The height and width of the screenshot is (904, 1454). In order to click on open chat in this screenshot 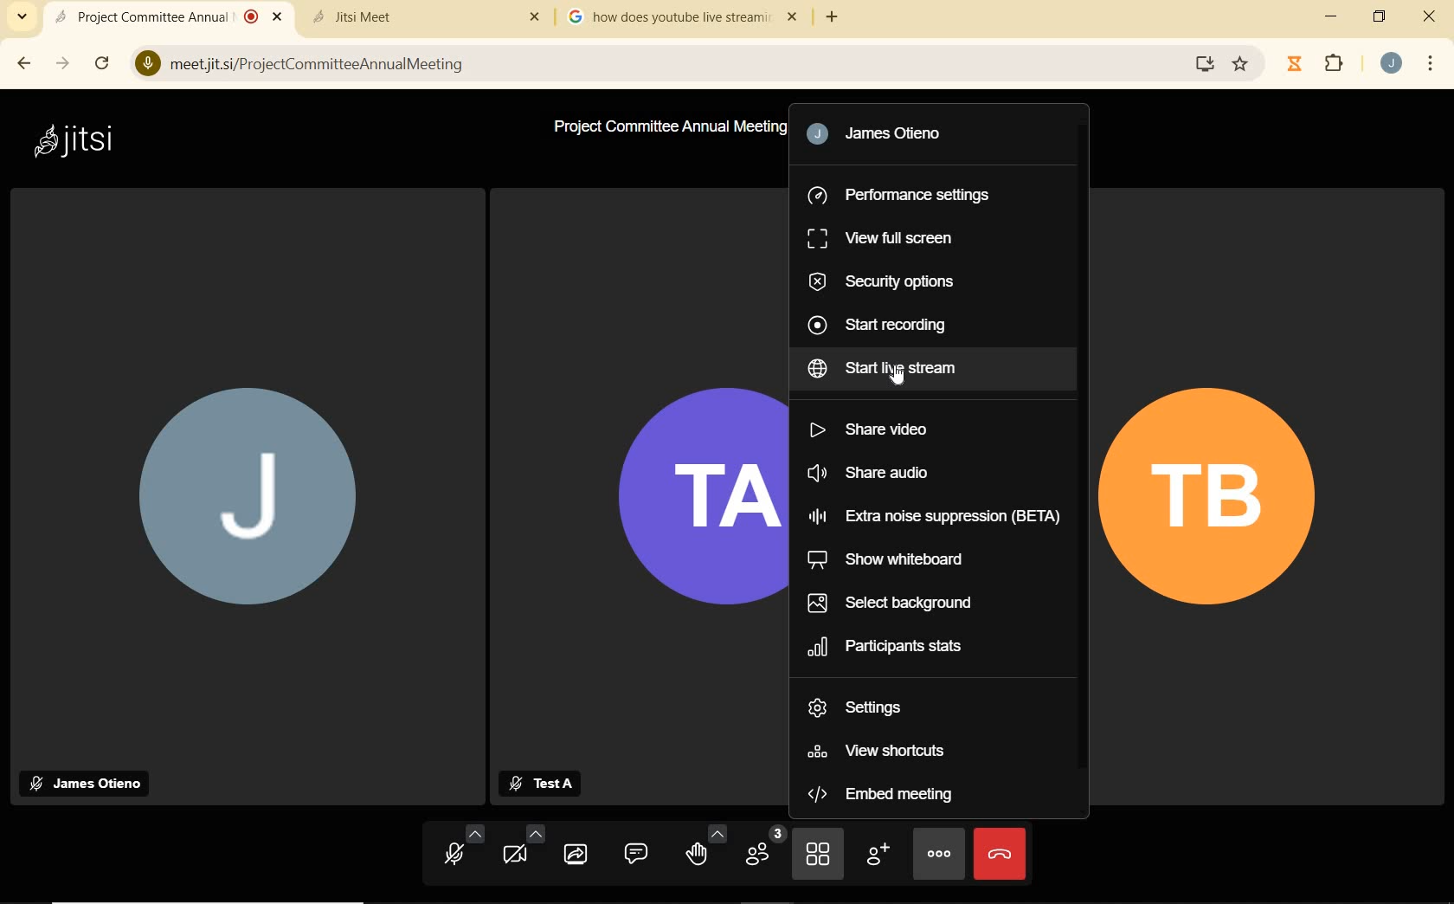, I will do `click(638, 855)`.